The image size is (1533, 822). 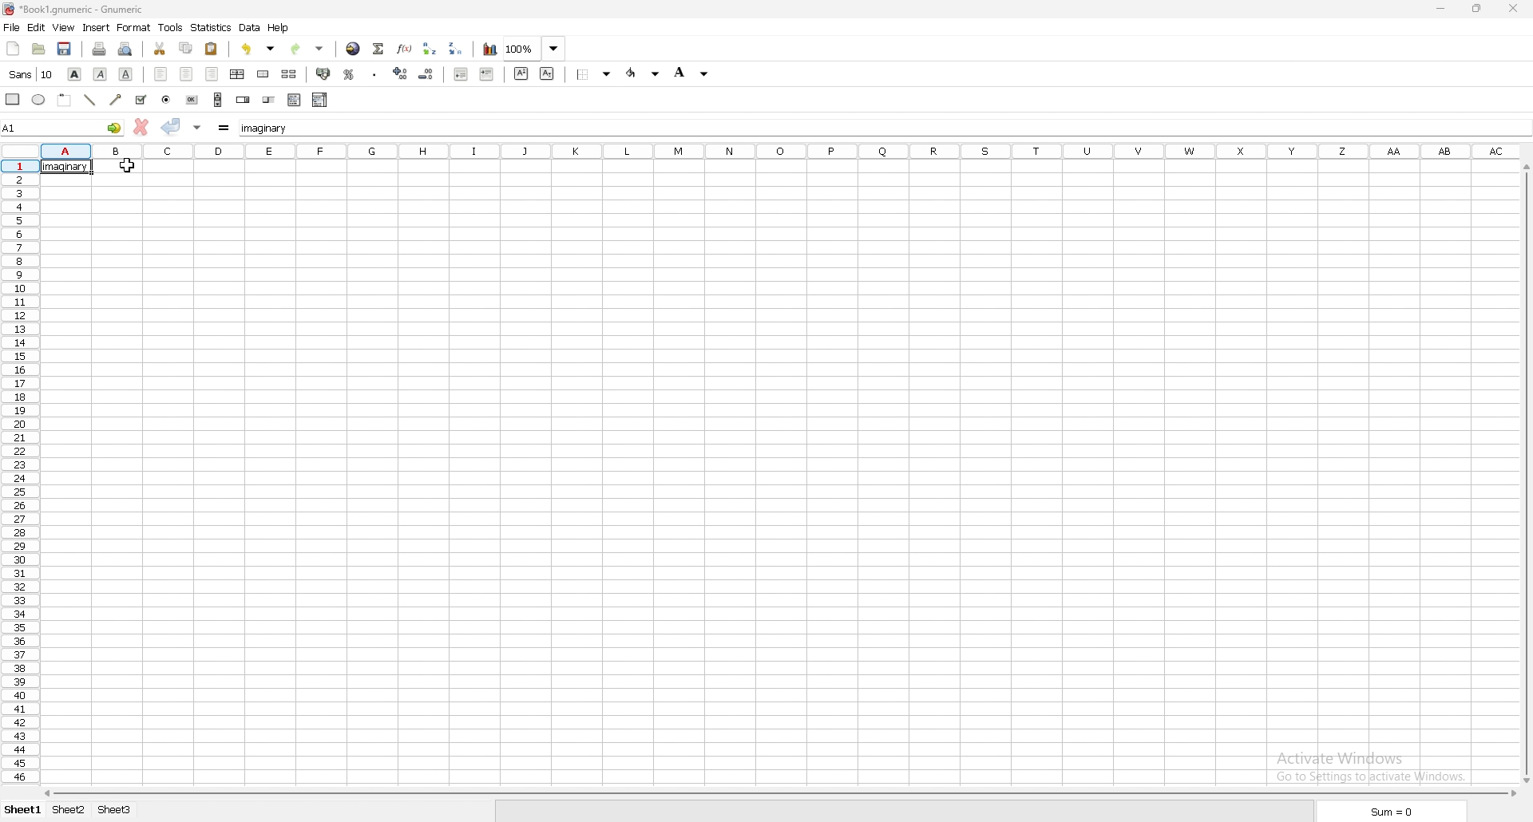 What do you see at coordinates (116, 99) in the screenshot?
I see `arrowed line` at bounding box center [116, 99].